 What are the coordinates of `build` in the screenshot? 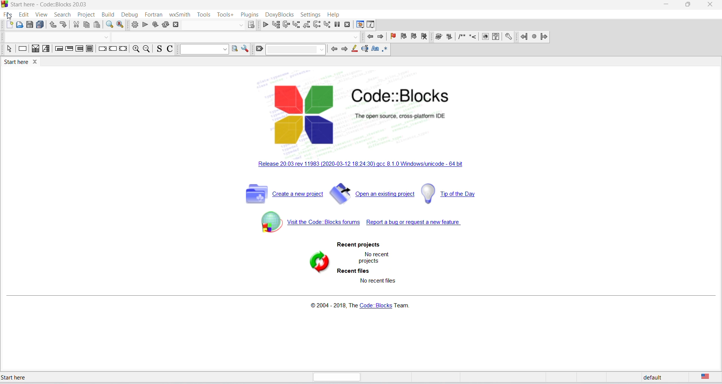 It's located at (109, 14).